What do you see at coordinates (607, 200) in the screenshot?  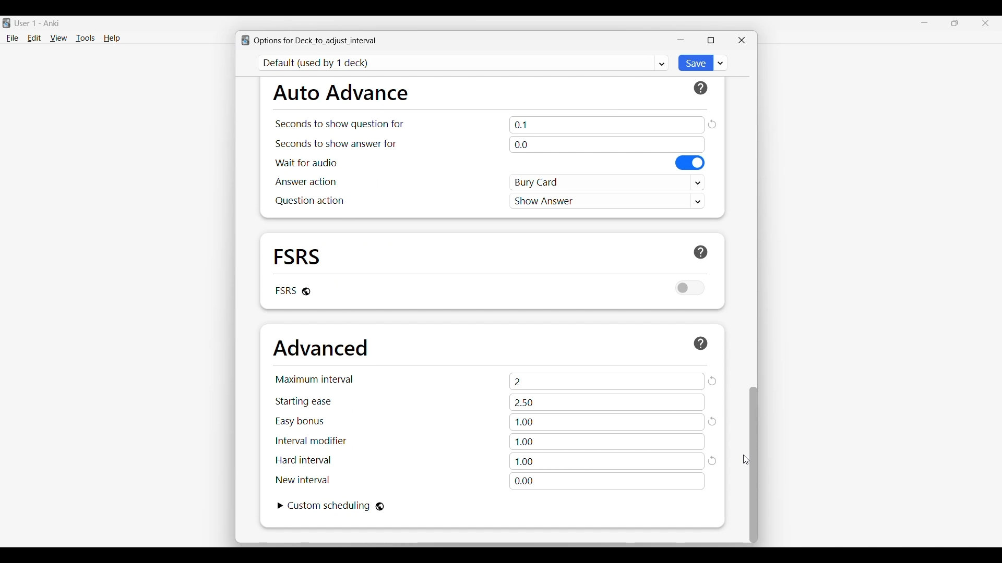 I see `Show Answer` at bounding box center [607, 200].